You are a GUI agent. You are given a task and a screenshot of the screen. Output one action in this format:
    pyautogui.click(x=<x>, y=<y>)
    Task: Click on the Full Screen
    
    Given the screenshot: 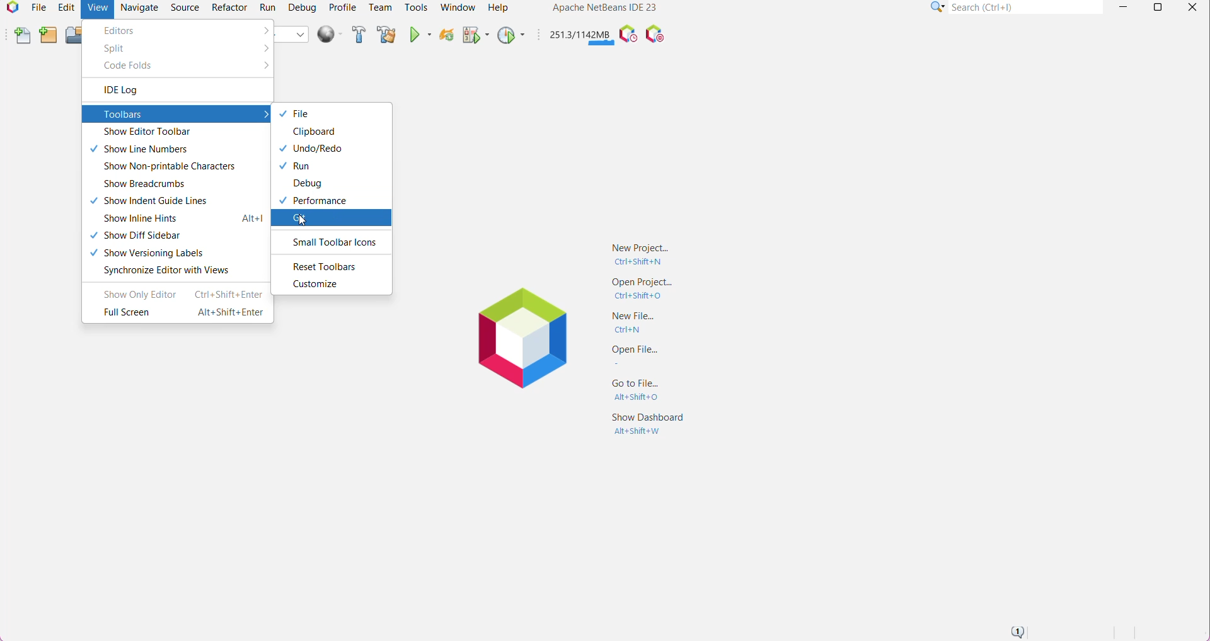 What is the action you would take?
    pyautogui.click(x=181, y=313)
    